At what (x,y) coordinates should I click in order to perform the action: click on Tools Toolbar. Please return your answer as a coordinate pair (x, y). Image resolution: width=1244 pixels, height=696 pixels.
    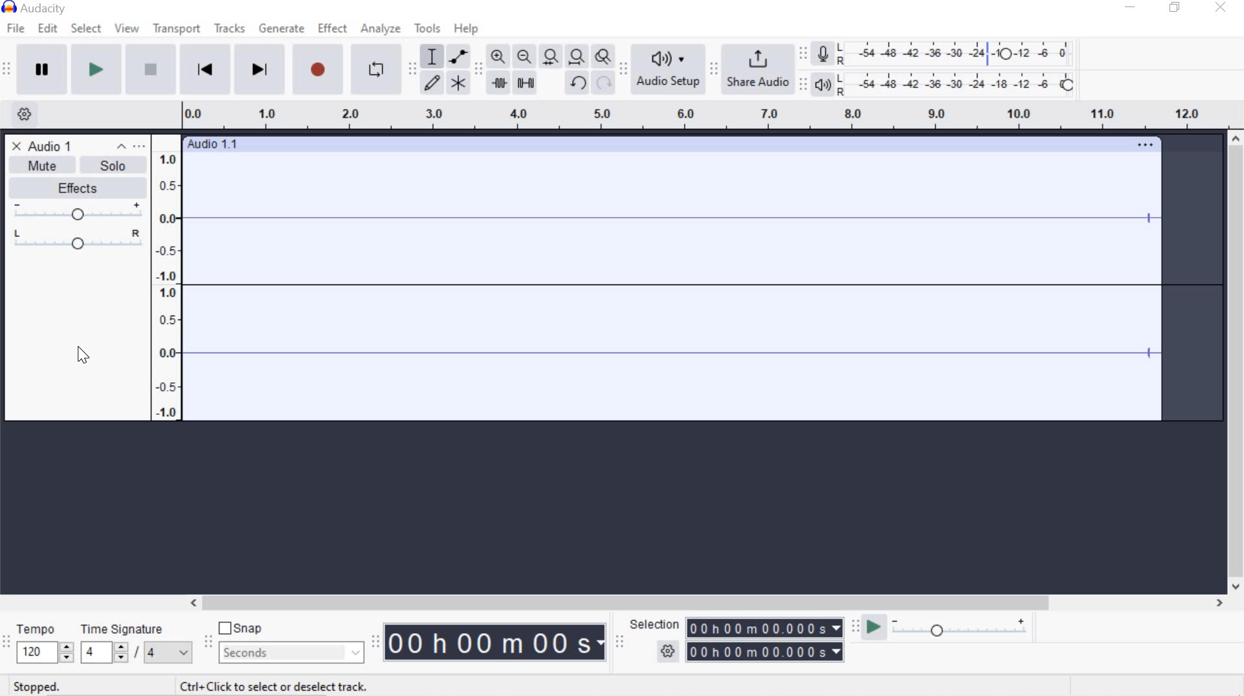
    Looking at the image, I should click on (413, 66).